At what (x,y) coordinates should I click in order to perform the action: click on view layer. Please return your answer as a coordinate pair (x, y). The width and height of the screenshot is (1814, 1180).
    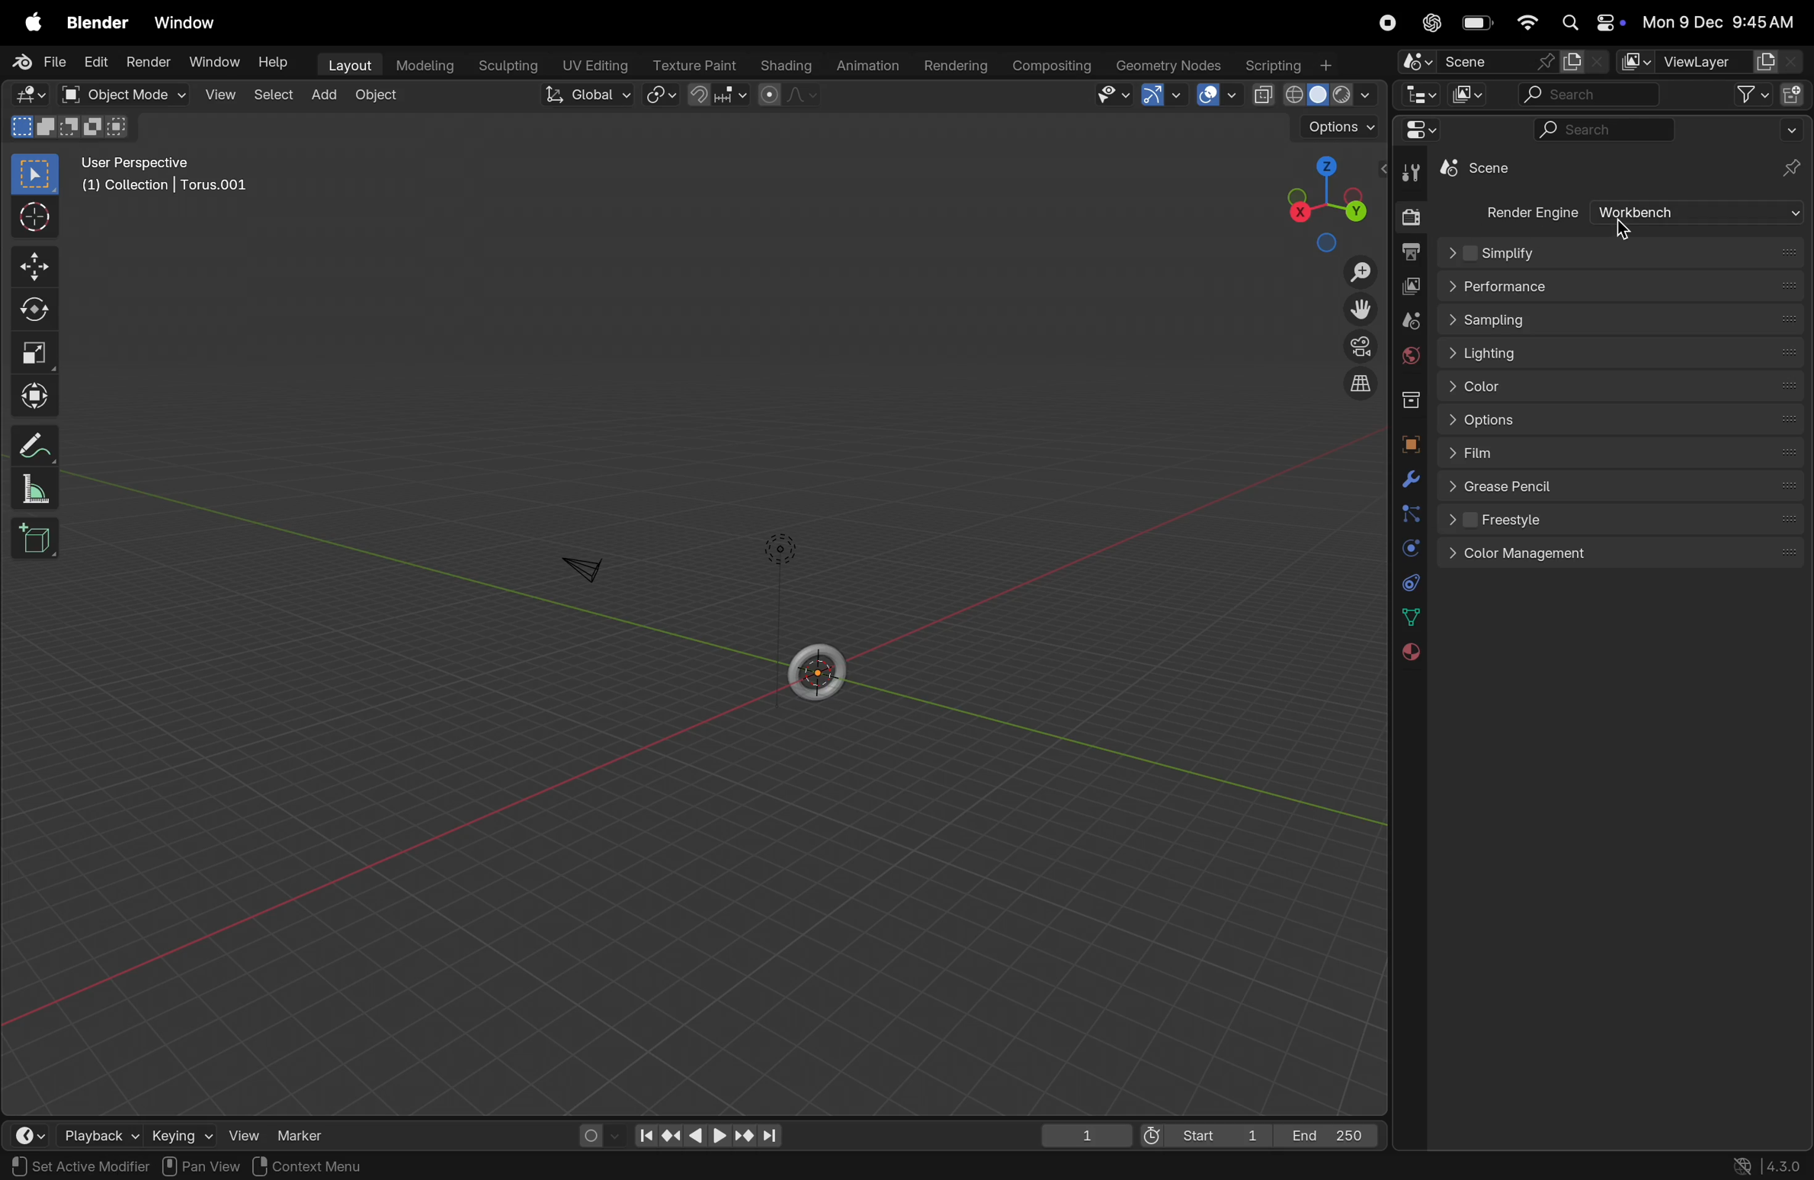
    Looking at the image, I should click on (1710, 61).